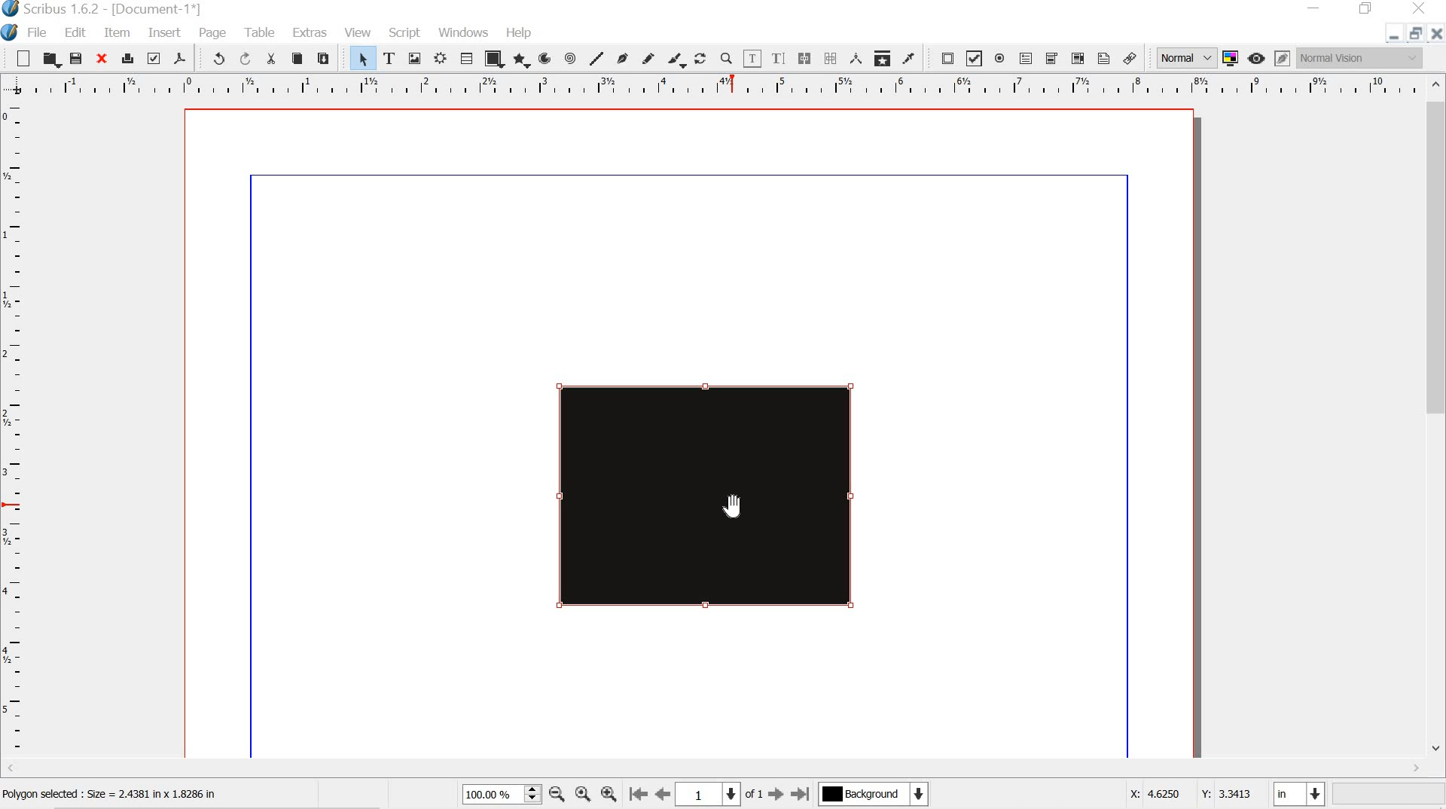  Describe the element at coordinates (776, 795) in the screenshot. I see `go to next page` at that location.